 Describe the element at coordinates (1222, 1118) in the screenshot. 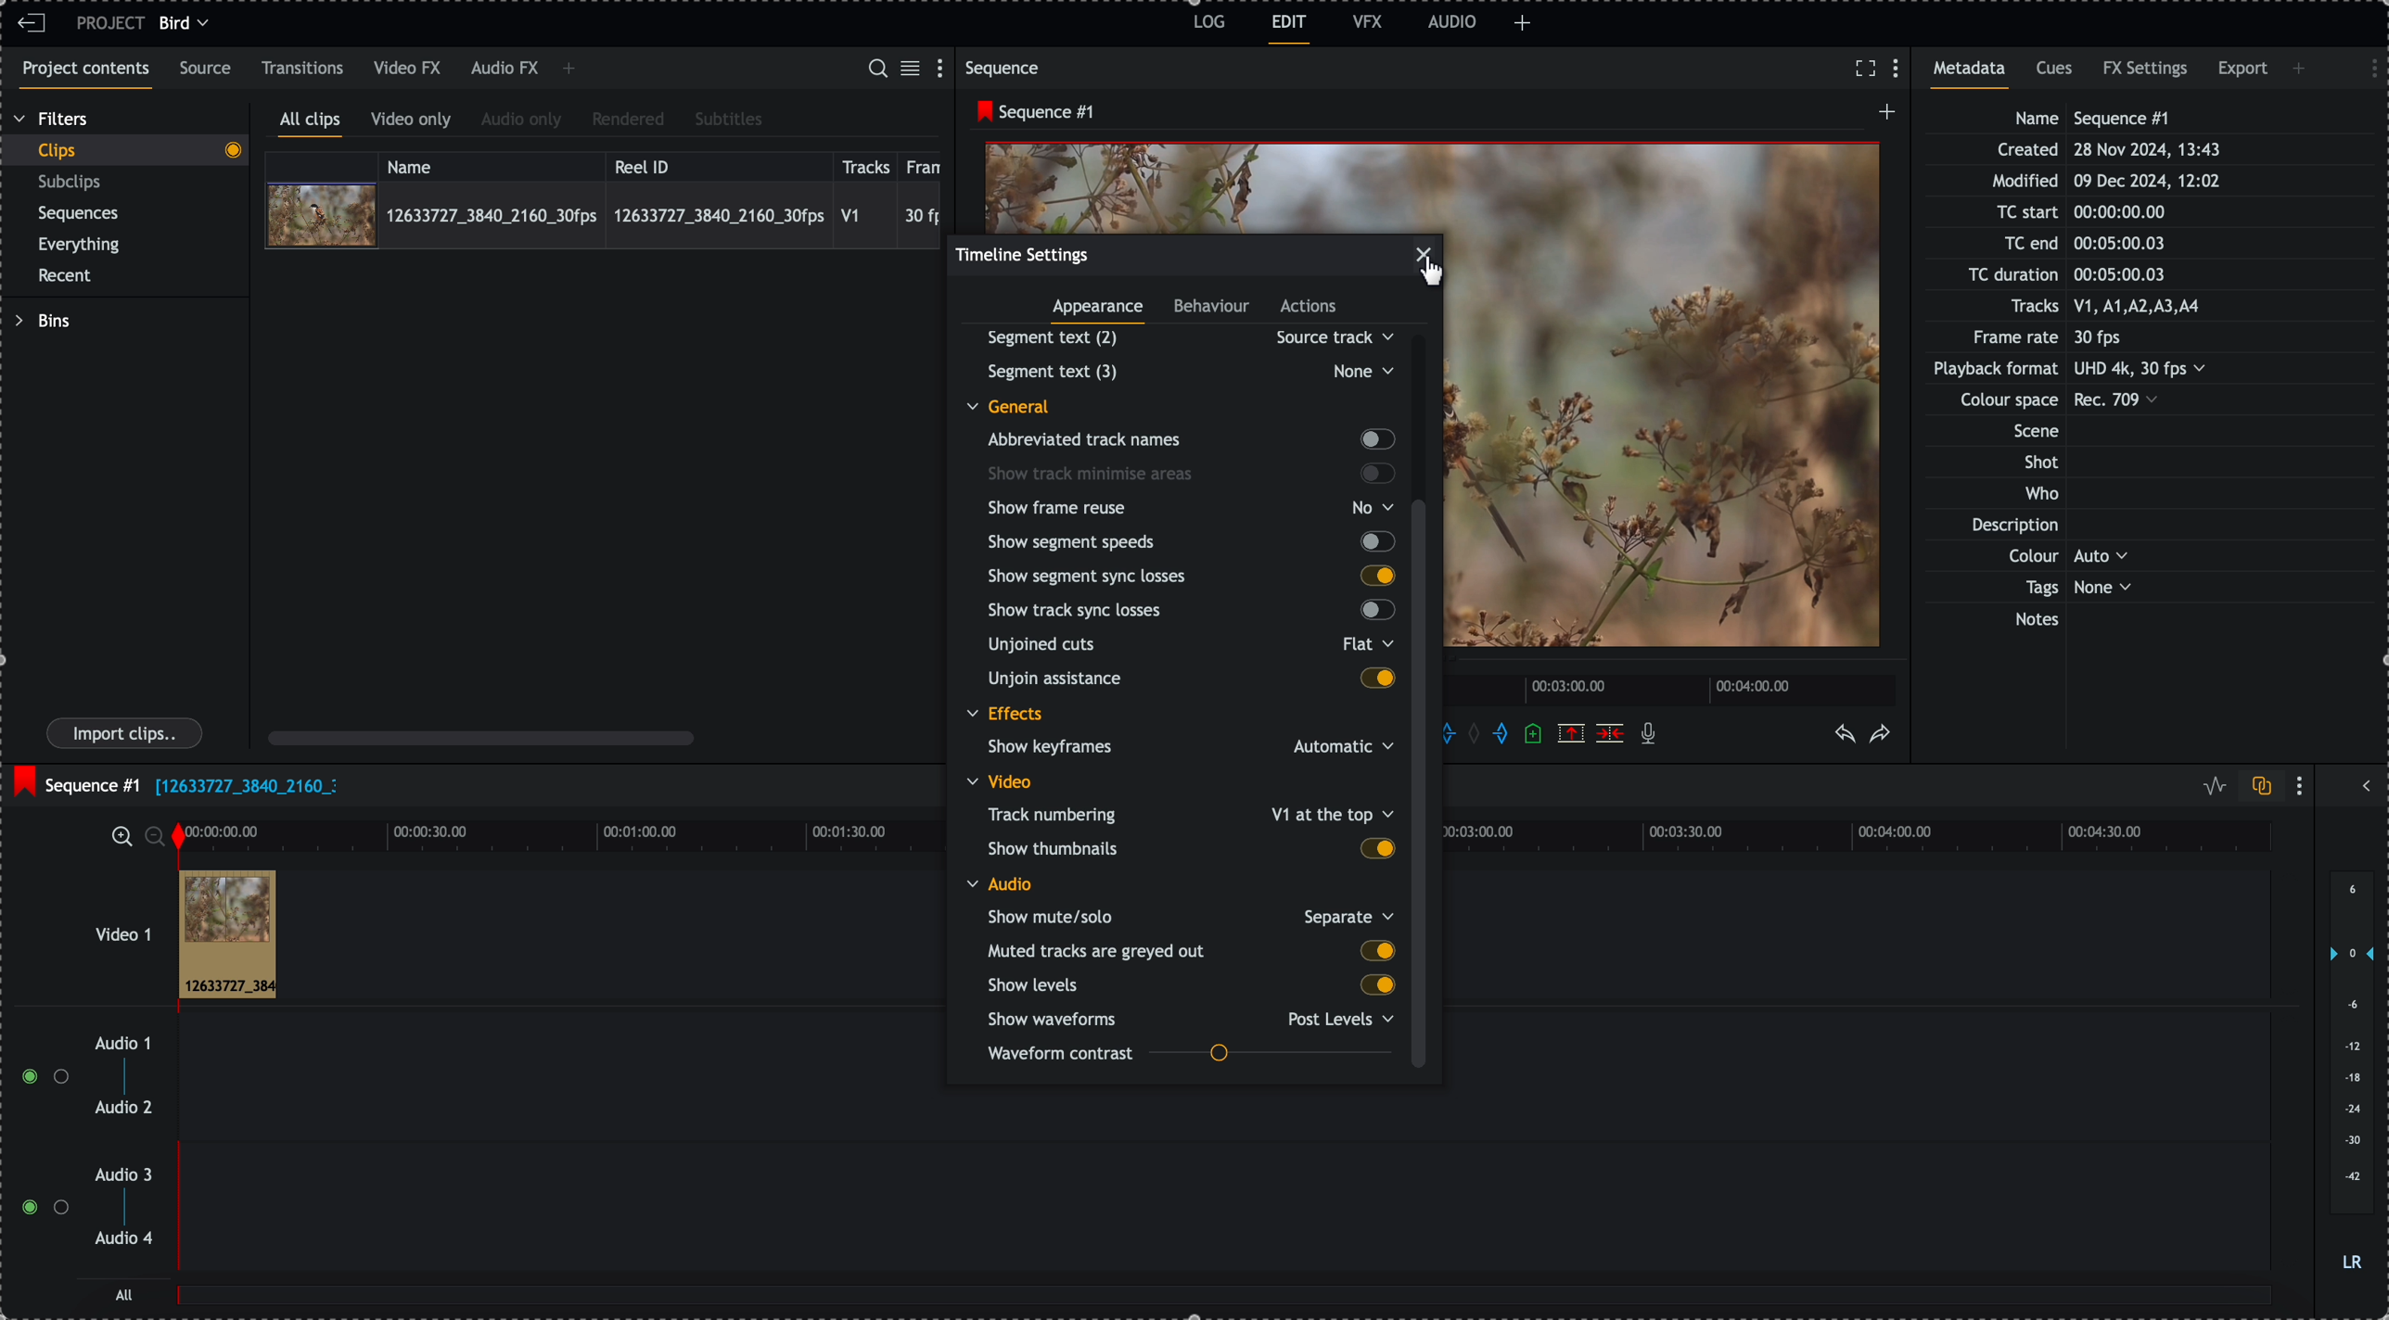

I see `track audio` at that location.